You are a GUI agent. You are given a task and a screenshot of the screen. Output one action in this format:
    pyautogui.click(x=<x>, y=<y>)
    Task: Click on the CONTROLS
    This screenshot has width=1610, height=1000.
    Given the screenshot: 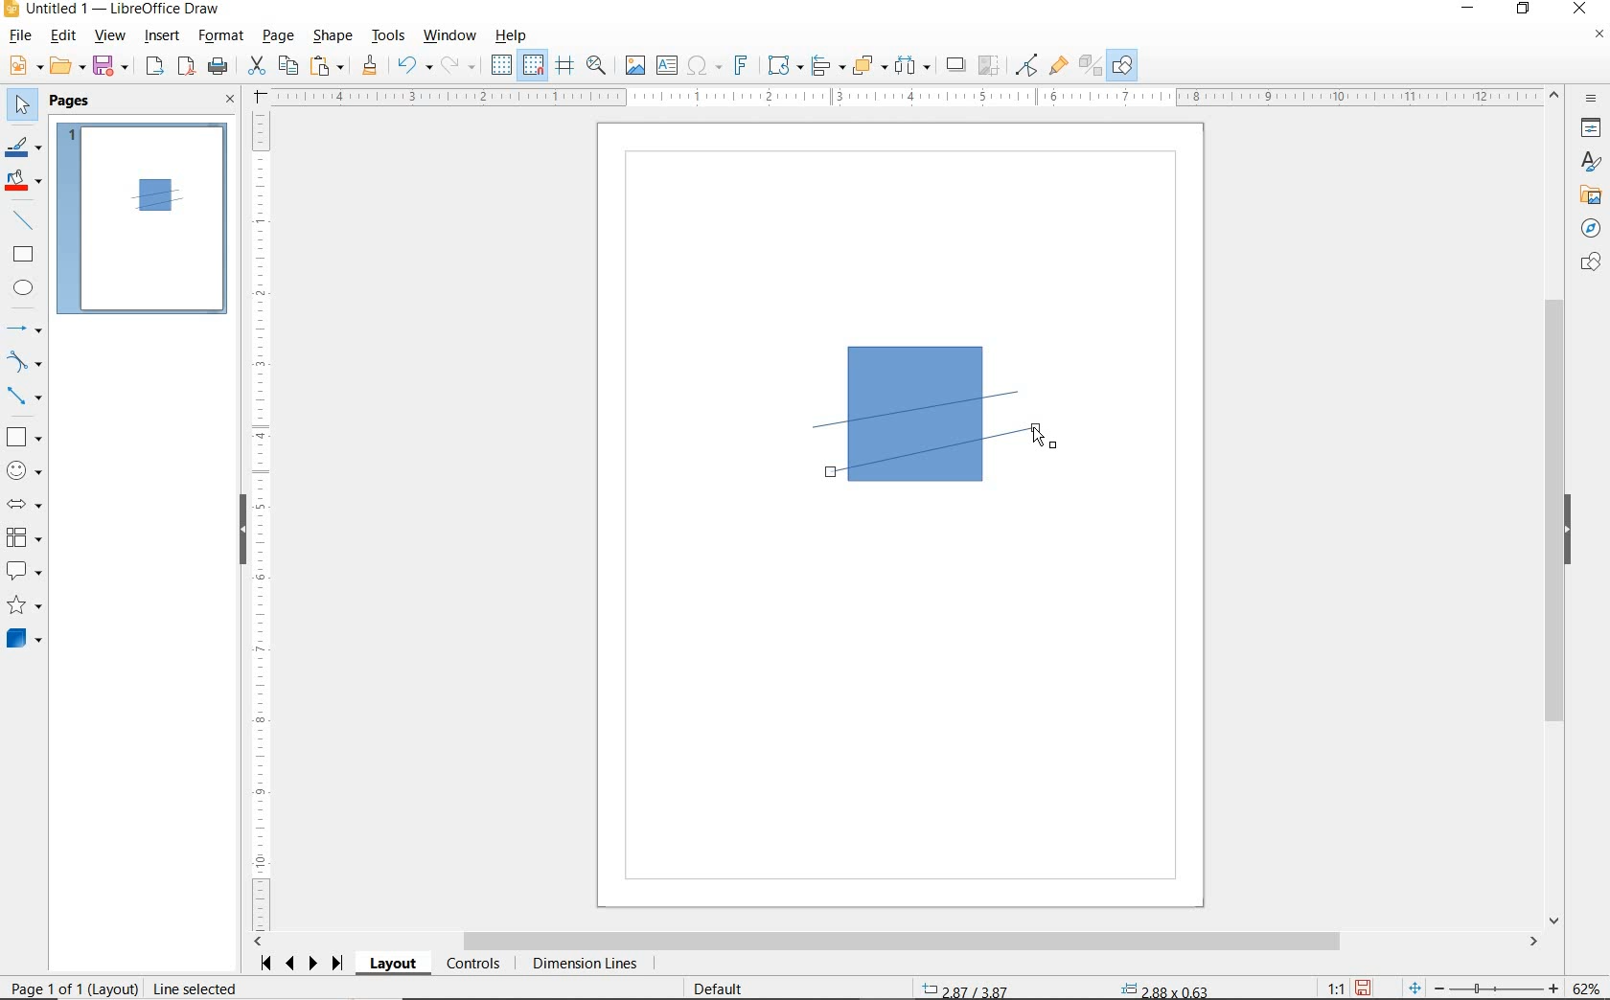 What is the action you would take?
    pyautogui.click(x=472, y=965)
    